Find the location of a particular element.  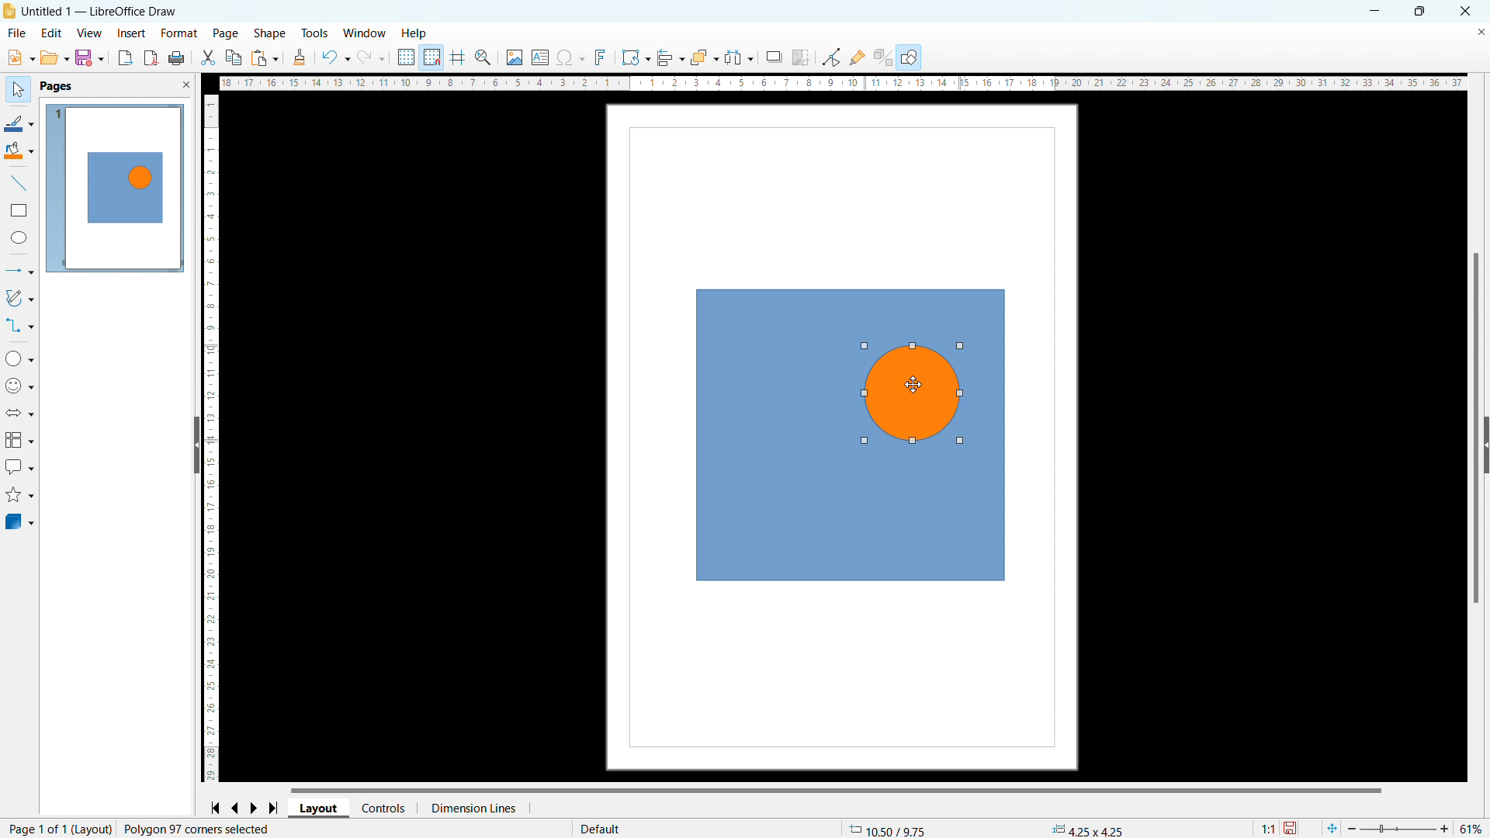

fit to current window is located at coordinates (1332, 828).